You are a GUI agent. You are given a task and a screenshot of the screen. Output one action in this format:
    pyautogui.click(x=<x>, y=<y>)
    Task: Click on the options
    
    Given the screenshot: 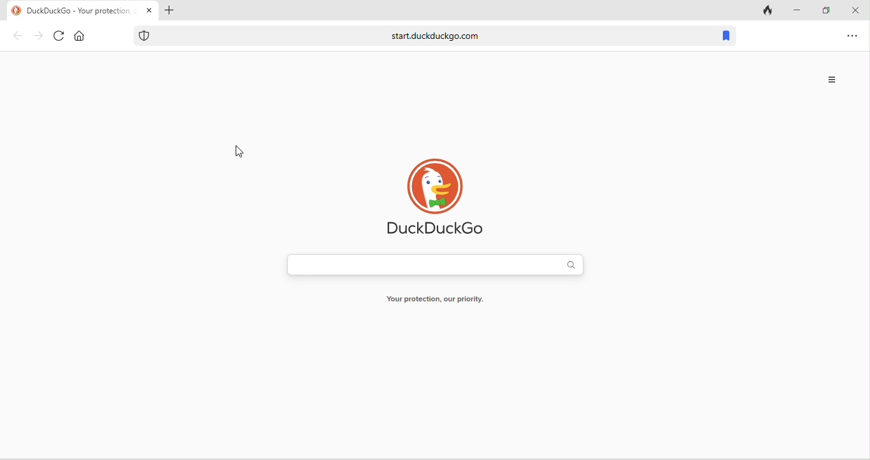 What is the action you would take?
    pyautogui.click(x=830, y=81)
    